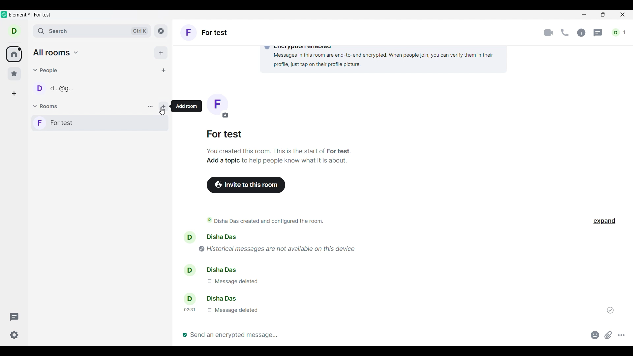  I want to click on Encryption enabled messages in this room are end to end encrypted. When people join you can verify them in their profile, just tap on their profile picture., so click(364, 56).